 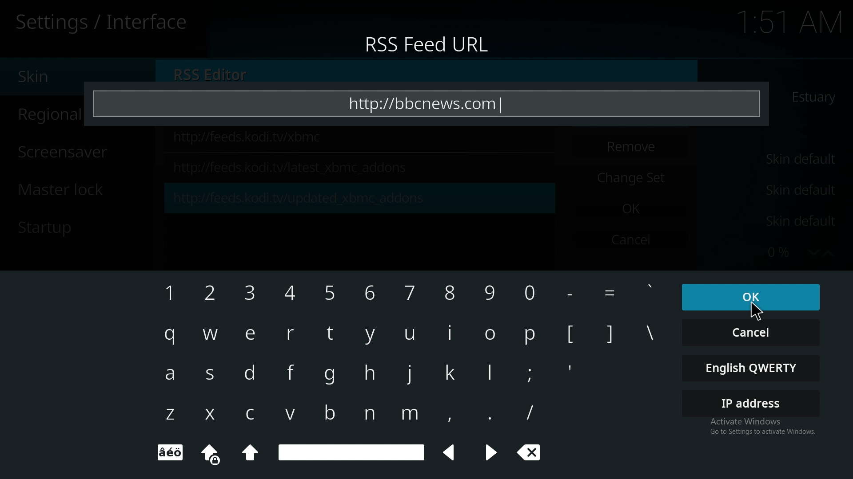 What do you see at coordinates (370, 335) in the screenshot?
I see `keyboard Input` at bounding box center [370, 335].